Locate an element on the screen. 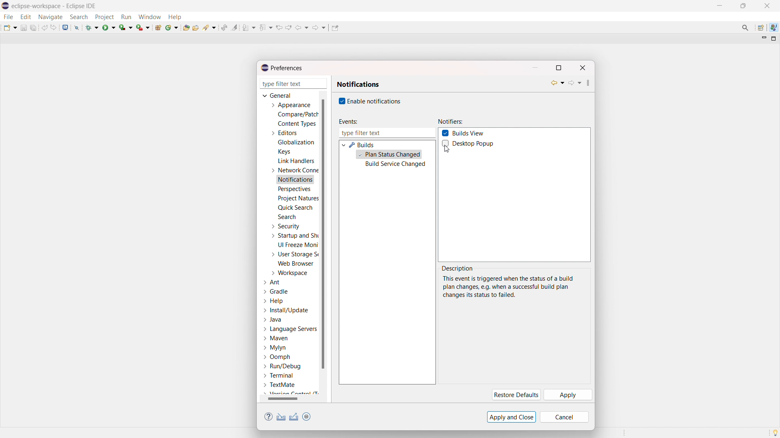 This screenshot has height=438, width=780. edit is located at coordinates (25, 17).